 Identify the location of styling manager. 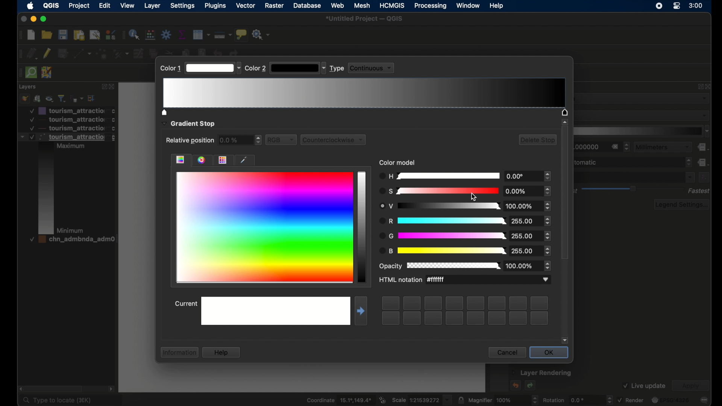
(109, 35).